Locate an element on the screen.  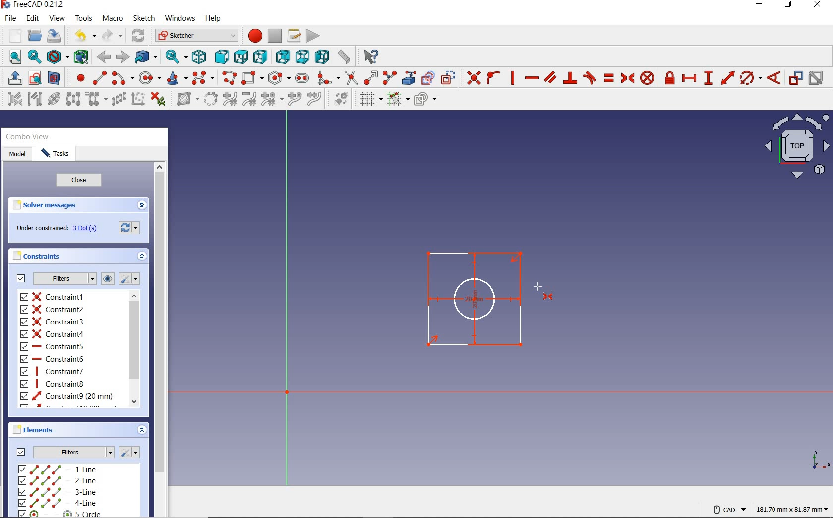
sync view is located at coordinates (176, 56).